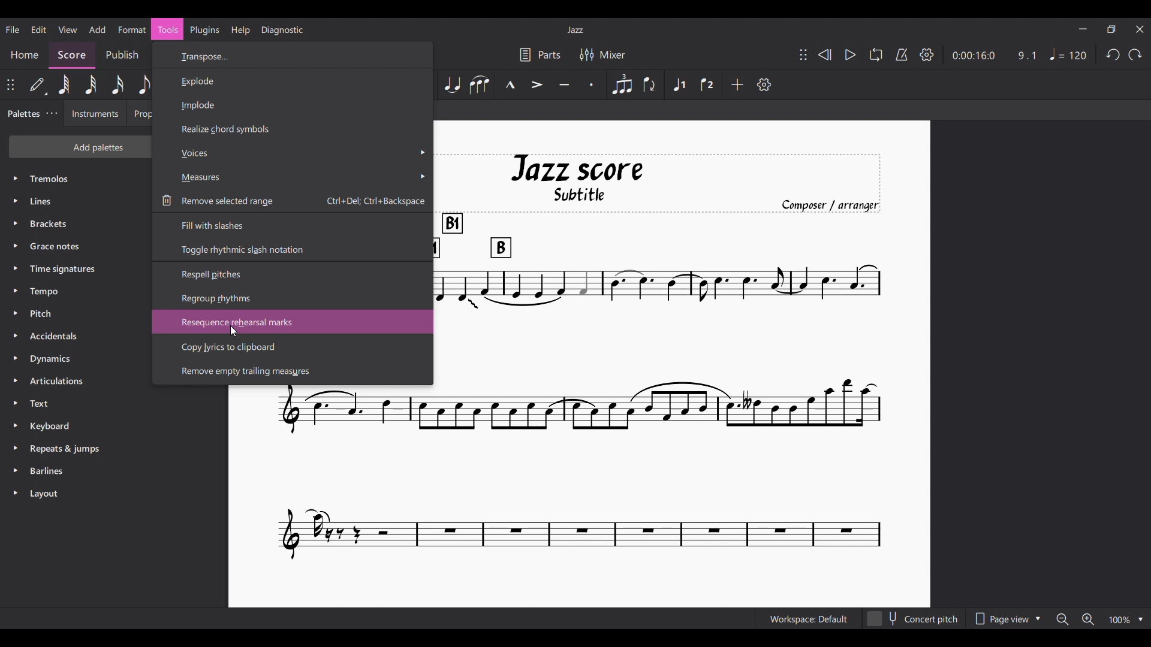 The width and height of the screenshot is (1151, 647). What do you see at coordinates (77, 246) in the screenshot?
I see `Grace notes` at bounding box center [77, 246].